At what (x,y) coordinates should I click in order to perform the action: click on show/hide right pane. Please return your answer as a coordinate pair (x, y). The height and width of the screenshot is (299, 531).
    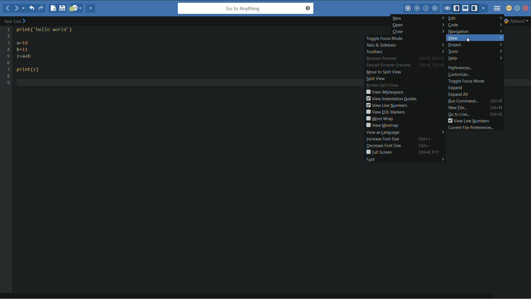
    Looking at the image, I should click on (476, 9).